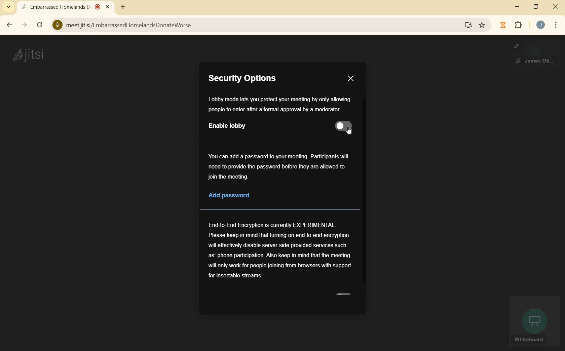 This screenshot has height=351, width=565. Describe the element at coordinates (364, 193) in the screenshot. I see `scrollbar` at that location.